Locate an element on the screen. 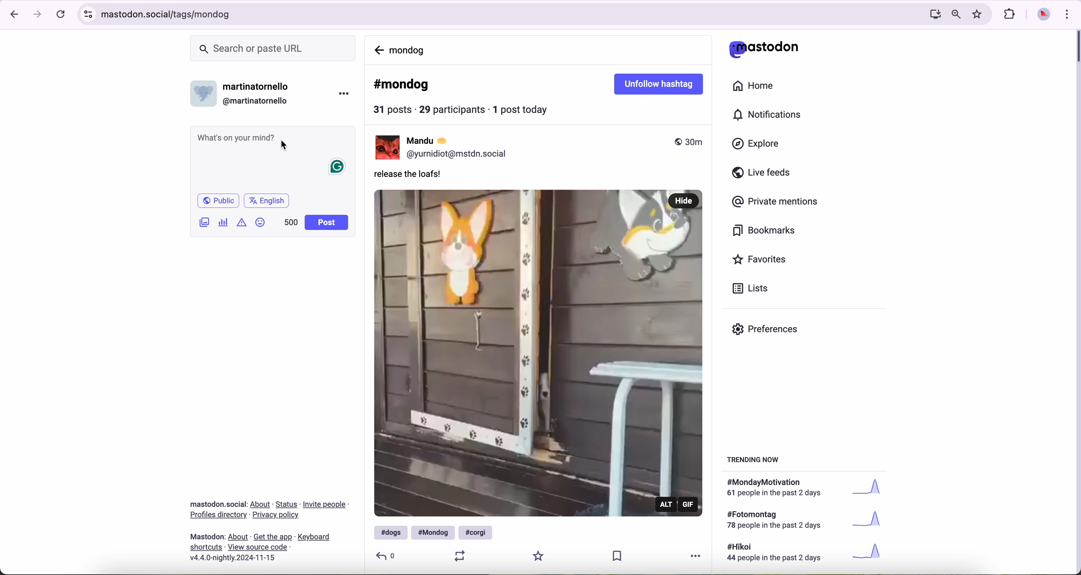 The height and width of the screenshot is (575, 1081). 31 posts is located at coordinates (394, 111).